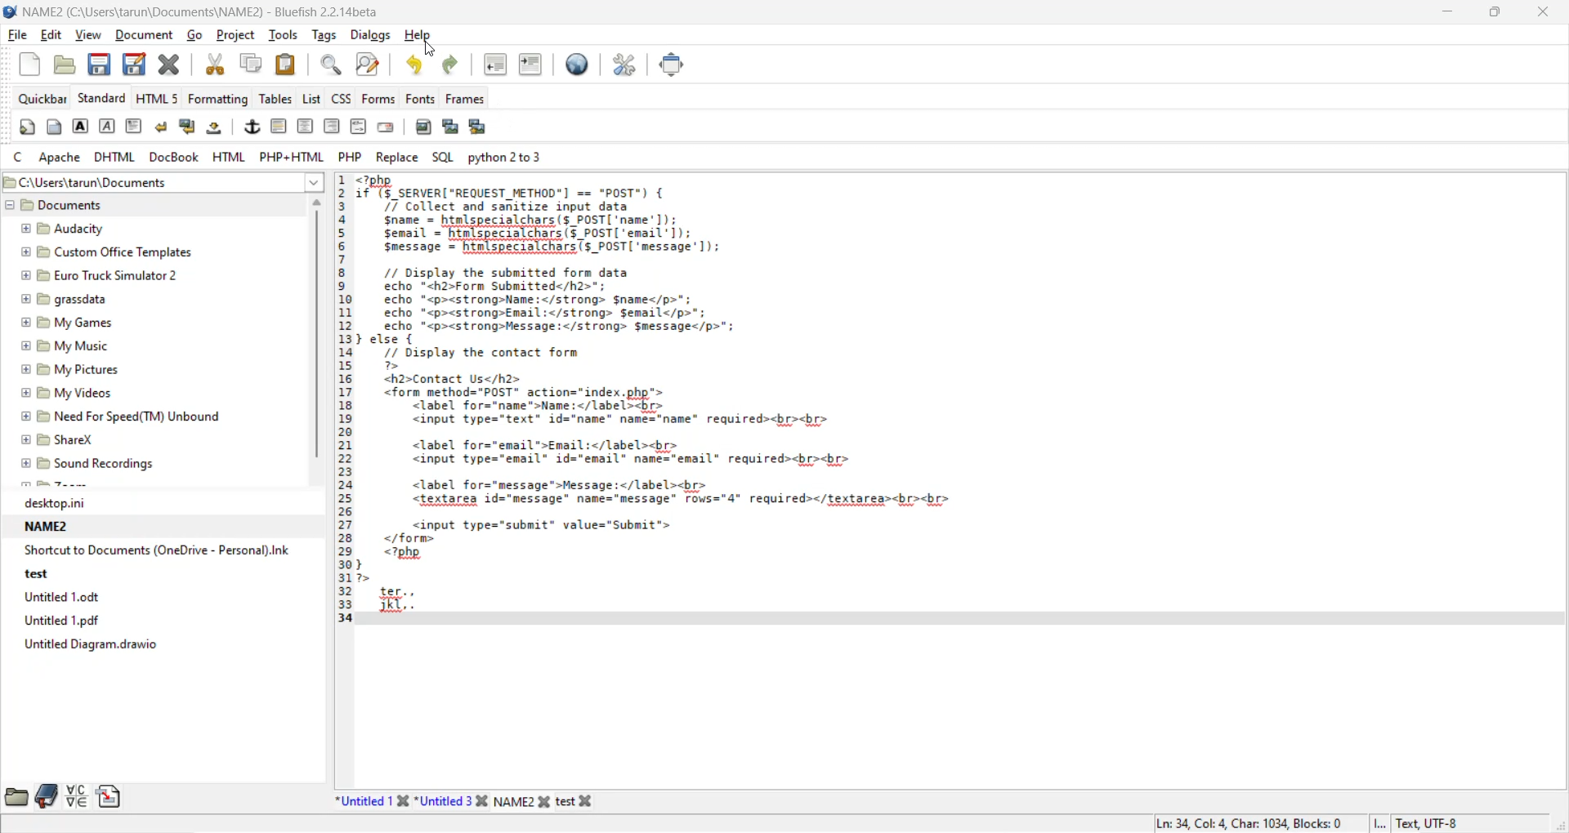 The width and height of the screenshot is (1569, 833). What do you see at coordinates (218, 64) in the screenshot?
I see `cut` at bounding box center [218, 64].